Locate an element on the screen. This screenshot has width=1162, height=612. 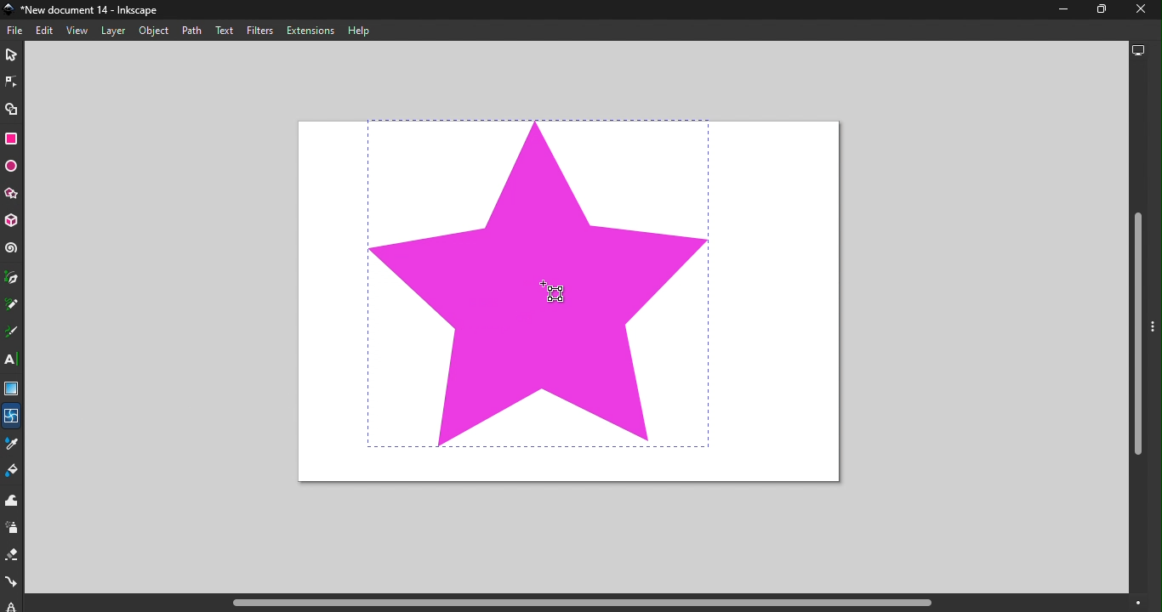
Text is located at coordinates (224, 30).